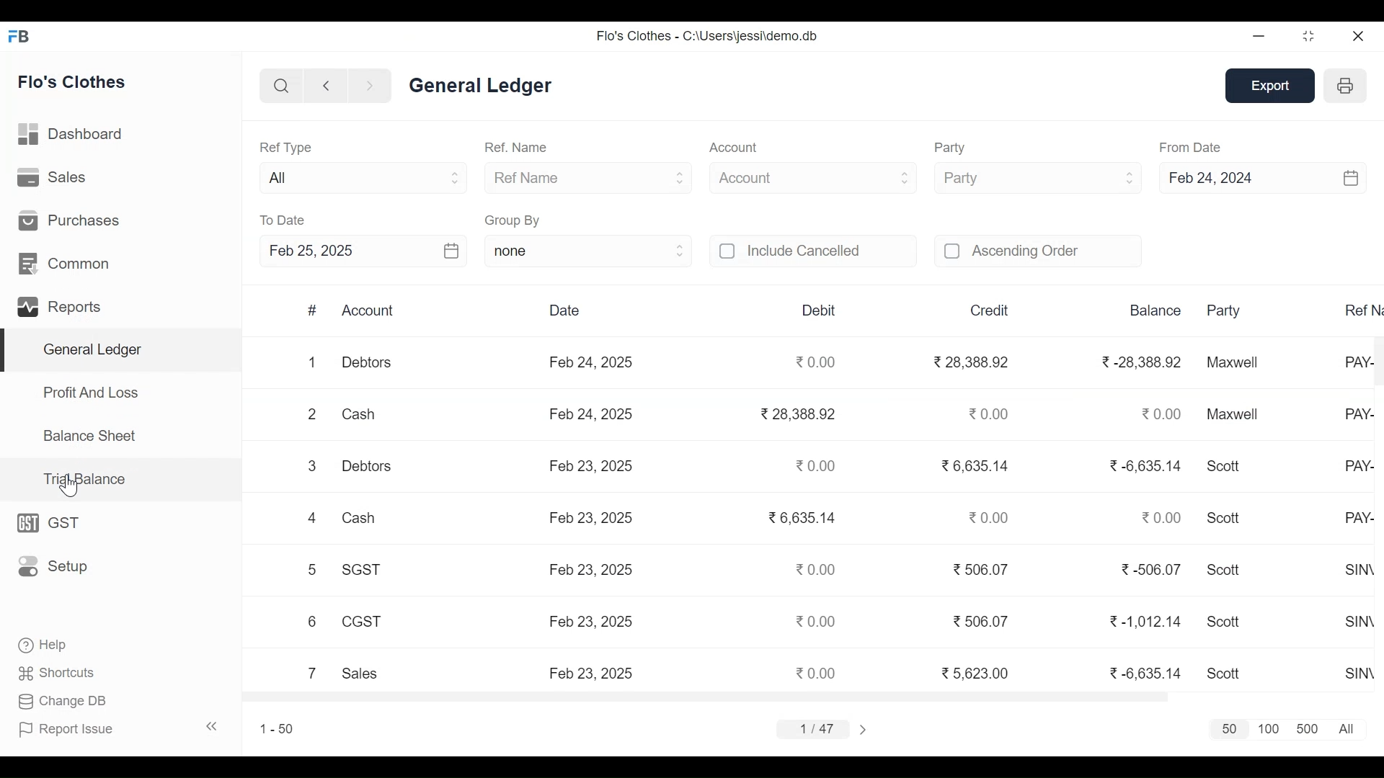  I want to click on Scott, so click(1224, 517).